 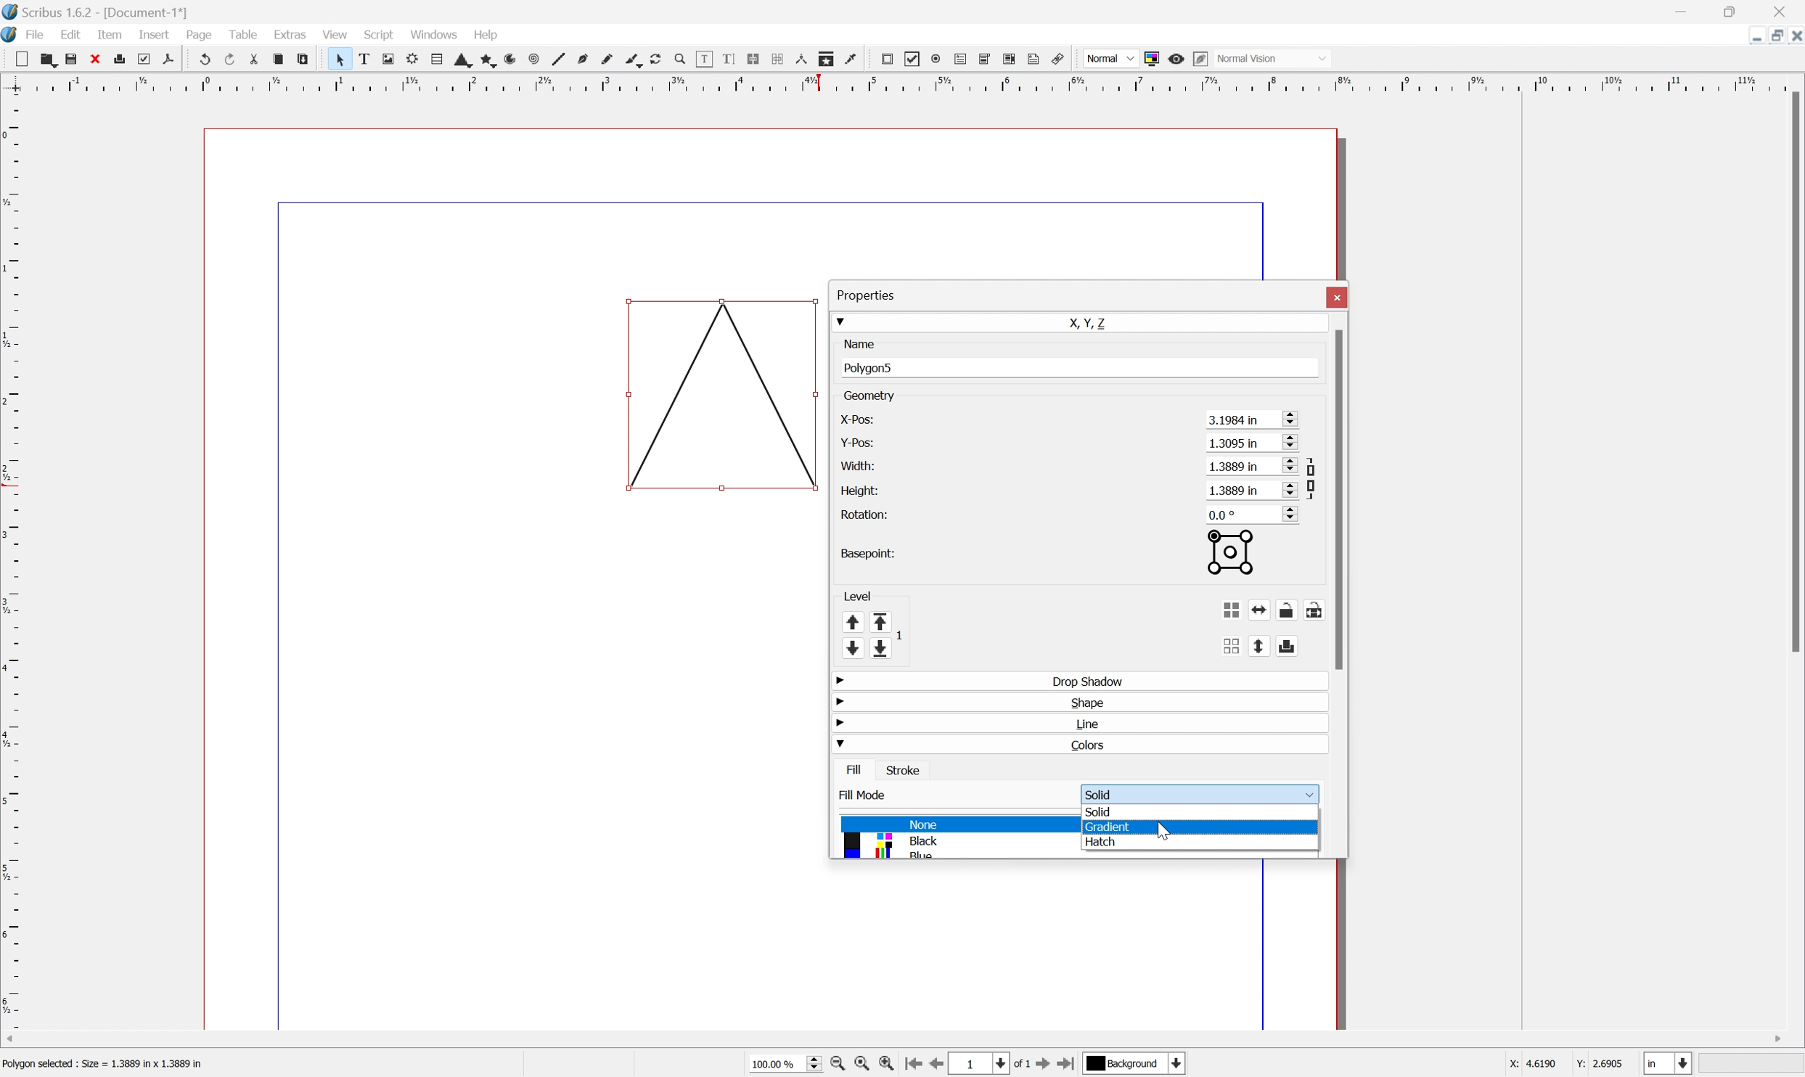 What do you see at coordinates (1068, 1065) in the screenshot?
I see `Go to last page` at bounding box center [1068, 1065].